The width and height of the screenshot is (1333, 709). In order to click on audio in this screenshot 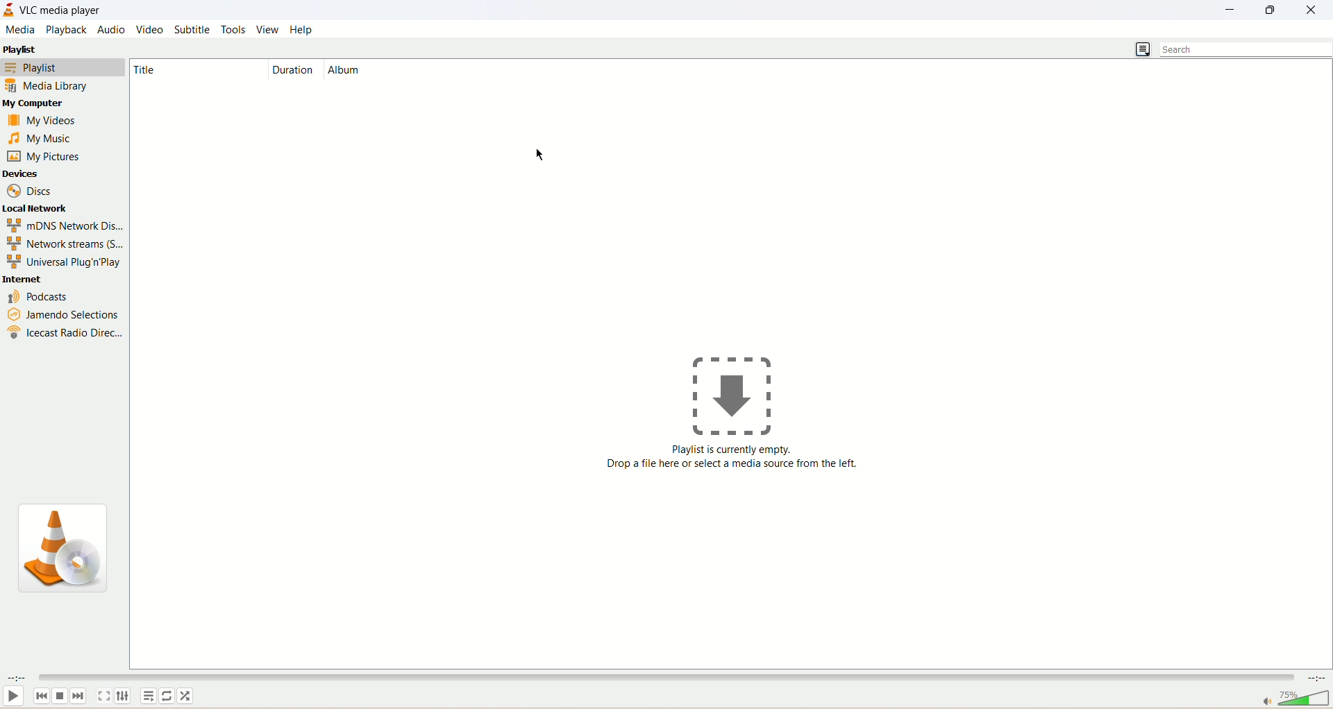, I will do `click(112, 28)`.